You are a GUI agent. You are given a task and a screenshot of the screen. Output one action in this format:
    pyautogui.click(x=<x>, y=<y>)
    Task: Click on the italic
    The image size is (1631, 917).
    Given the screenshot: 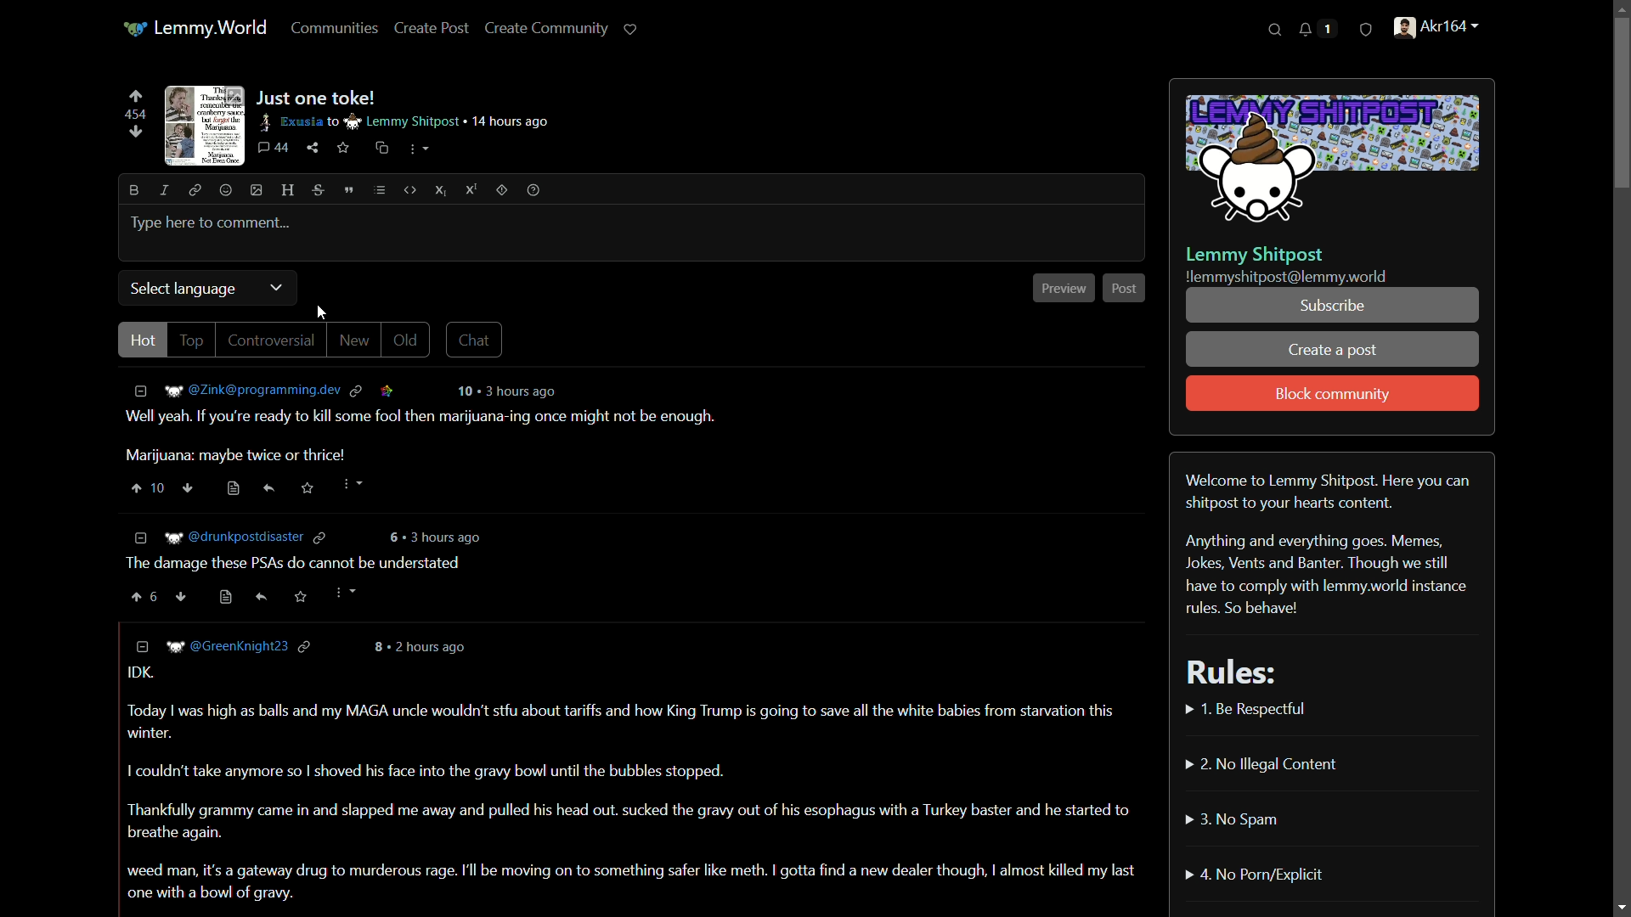 What is the action you would take?
    pyautogui.click(x=164, y=190)
    